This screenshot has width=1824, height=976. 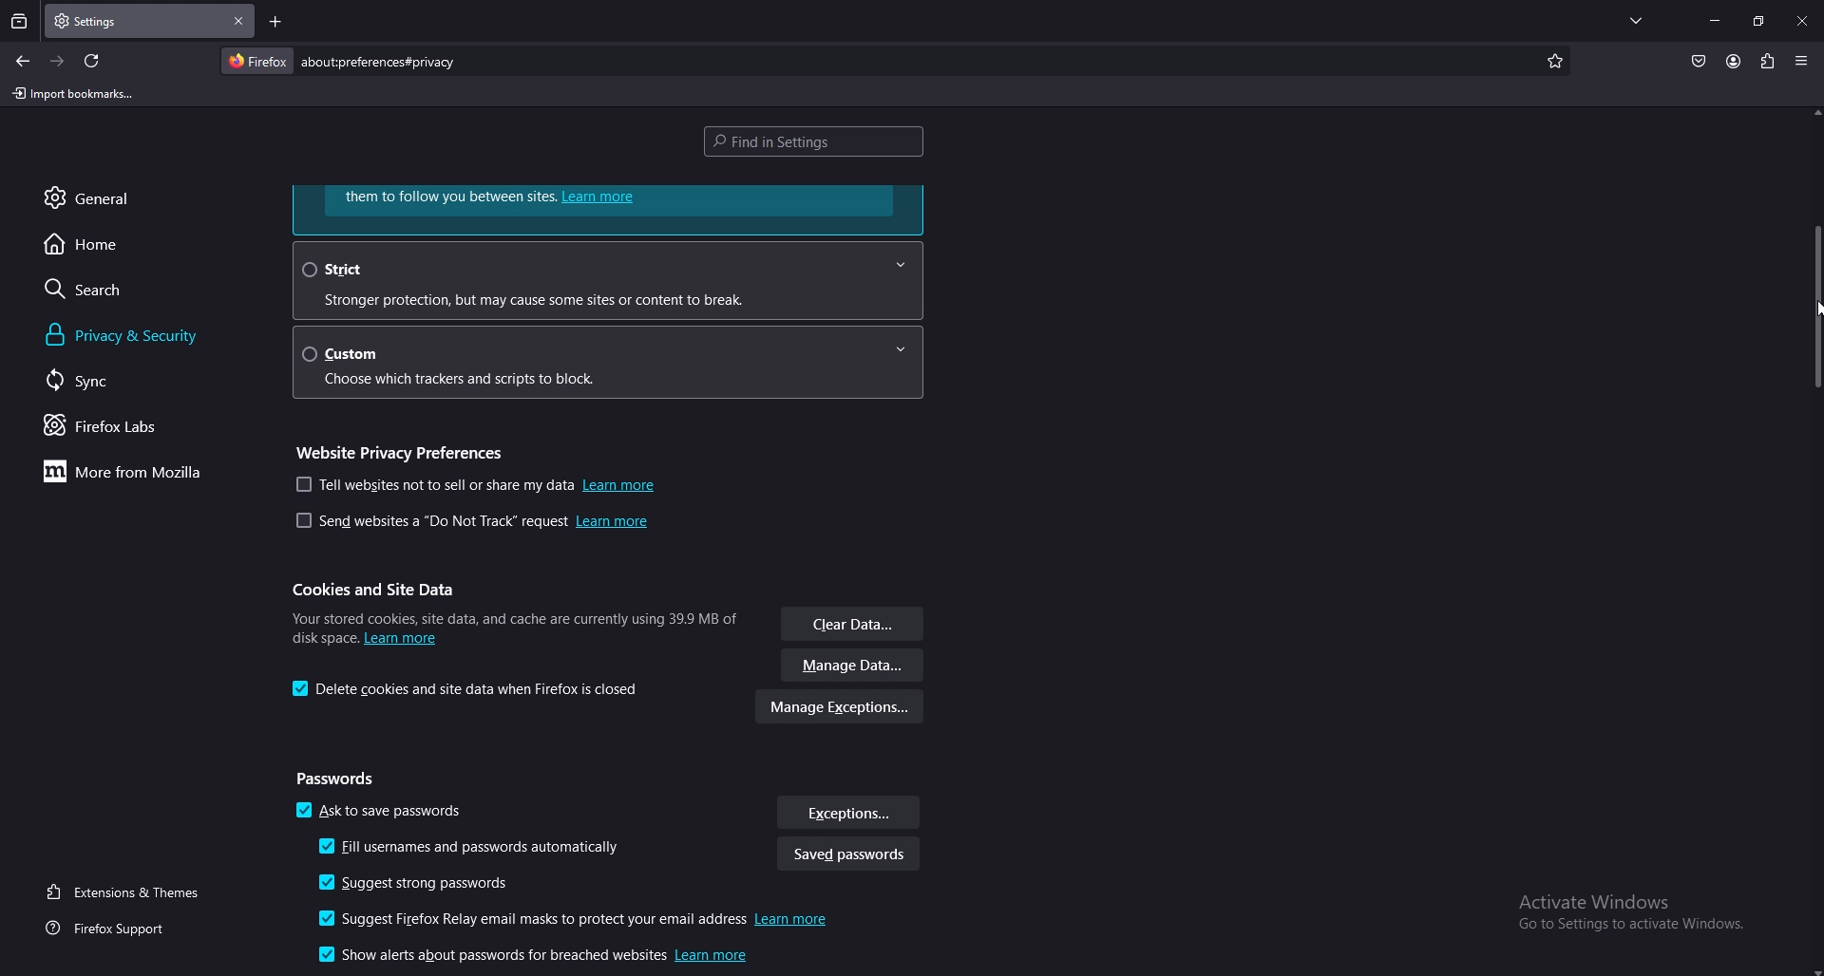 What do you see at coordinates (476, 849) in the screenshot?
I see `autofill` at bounding box center [476, 849].